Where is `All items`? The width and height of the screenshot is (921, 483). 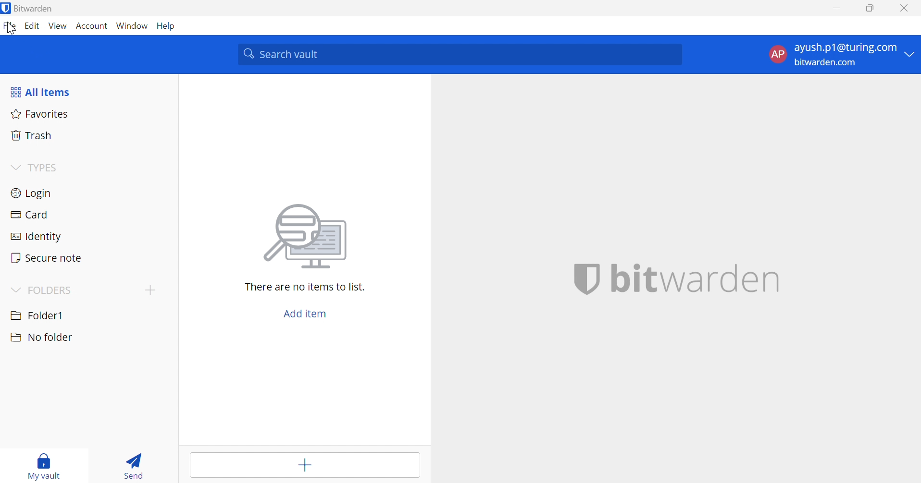
All items is located at coordinates (40, 91).